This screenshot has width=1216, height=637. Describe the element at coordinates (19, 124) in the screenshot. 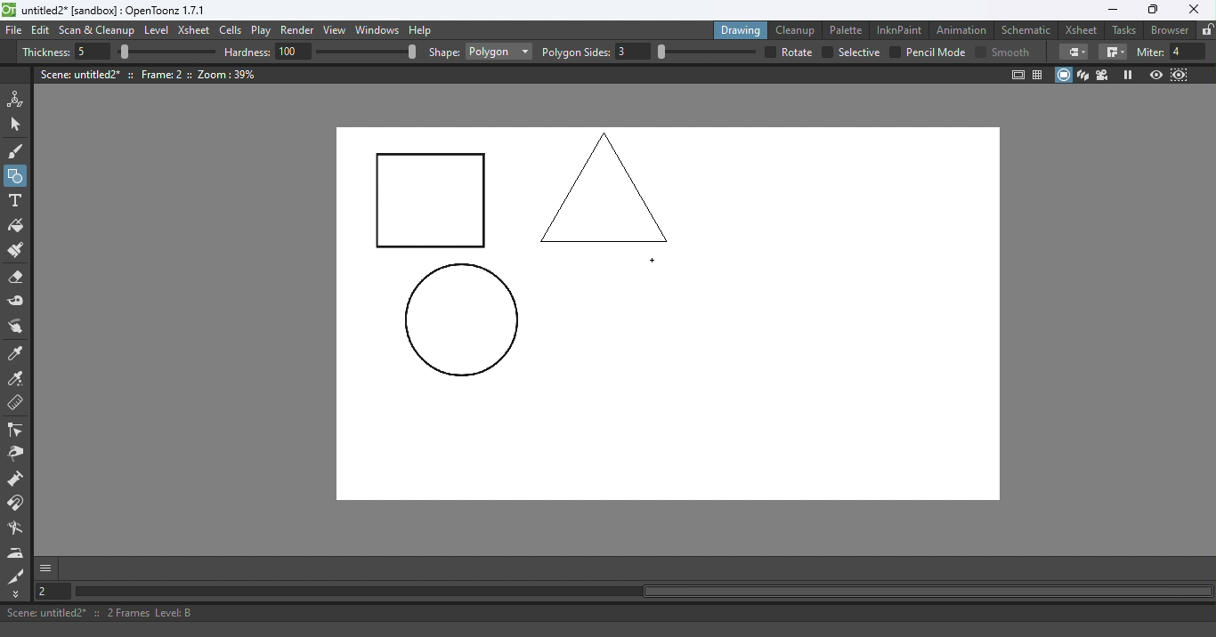

I see `Selection tool` at that location.